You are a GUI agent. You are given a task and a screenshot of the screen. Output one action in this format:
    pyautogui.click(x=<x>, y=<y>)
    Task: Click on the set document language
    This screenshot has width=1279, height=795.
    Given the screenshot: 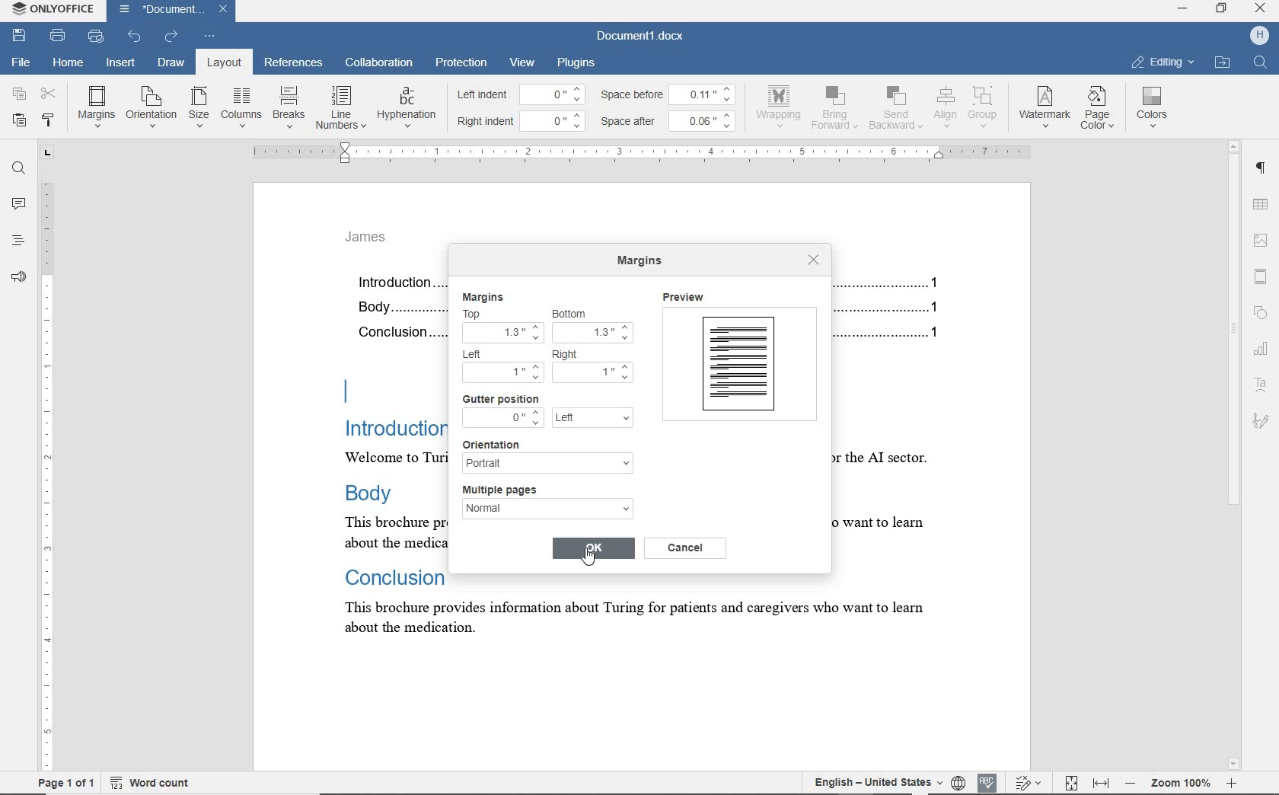 What is the action you would take?
    pyautogui.click(x=958, y=781)
    